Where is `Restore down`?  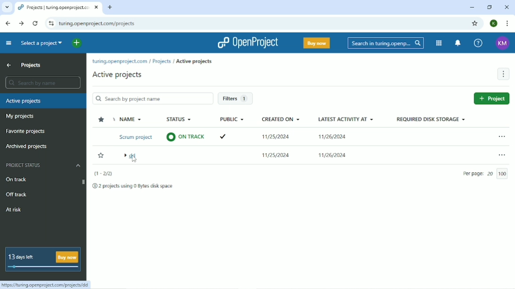
Restore down is located at coordinates (490, 8).